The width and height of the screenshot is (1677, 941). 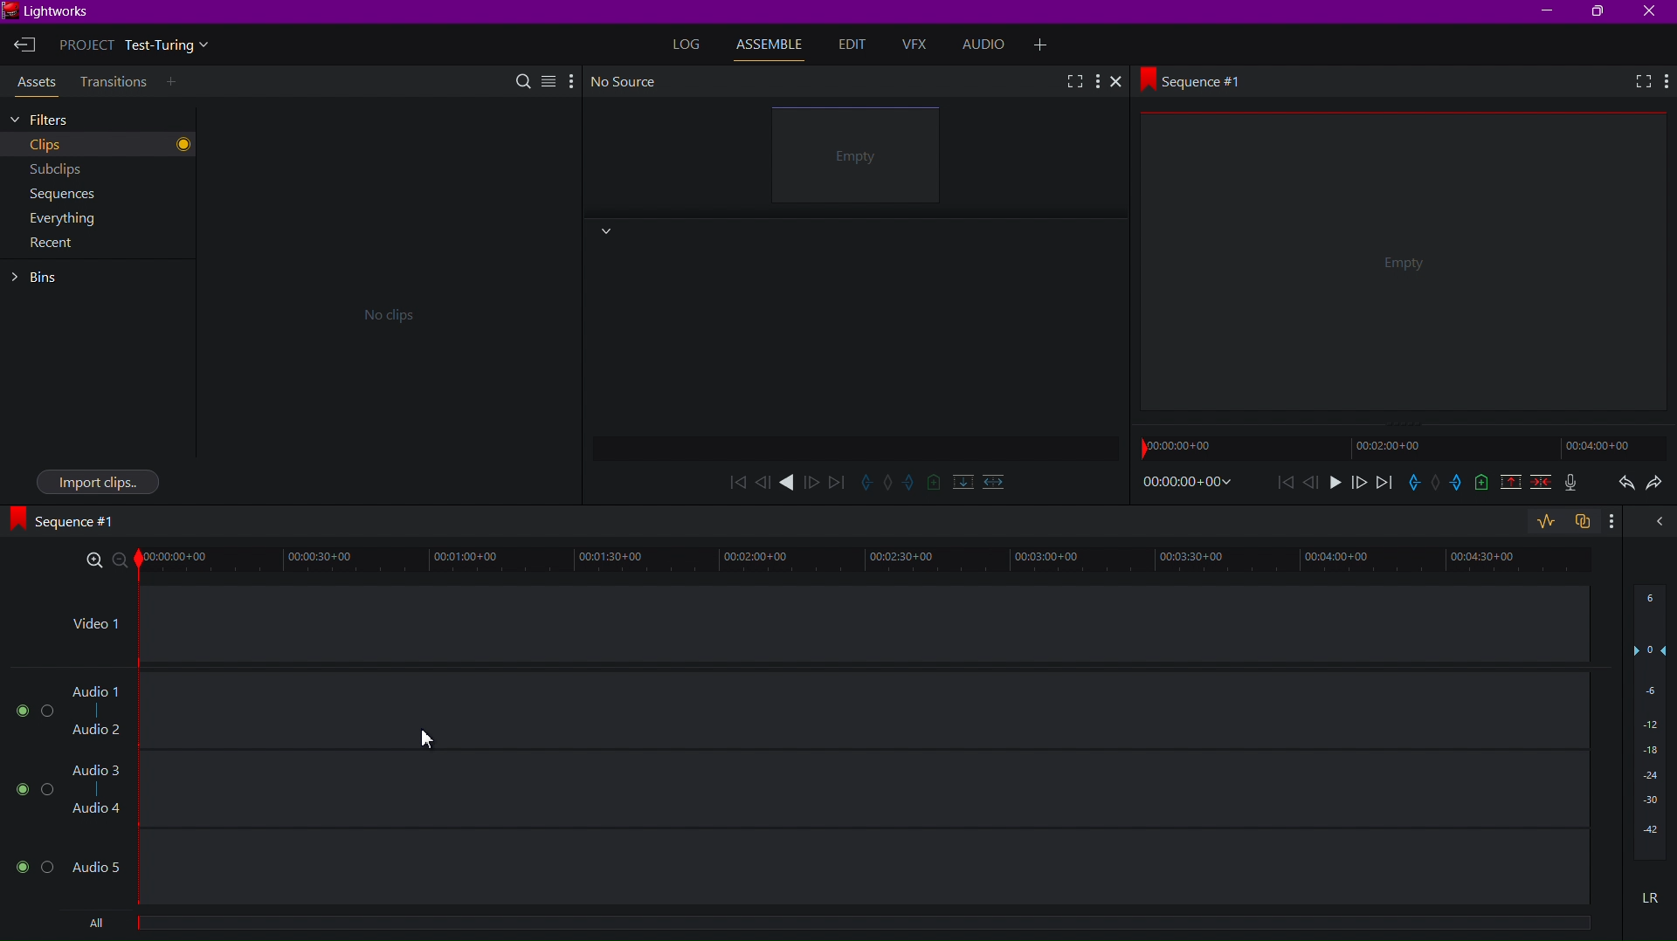 What do you see at coordinates (52, 248) in the screenshot?
I see `Recent` at bounding box center [52, 248].